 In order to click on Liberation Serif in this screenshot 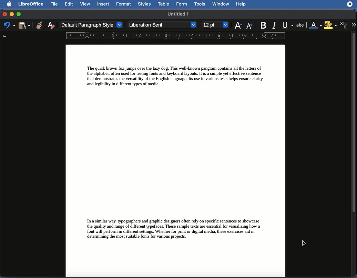, I will do `click(162, 25)`.